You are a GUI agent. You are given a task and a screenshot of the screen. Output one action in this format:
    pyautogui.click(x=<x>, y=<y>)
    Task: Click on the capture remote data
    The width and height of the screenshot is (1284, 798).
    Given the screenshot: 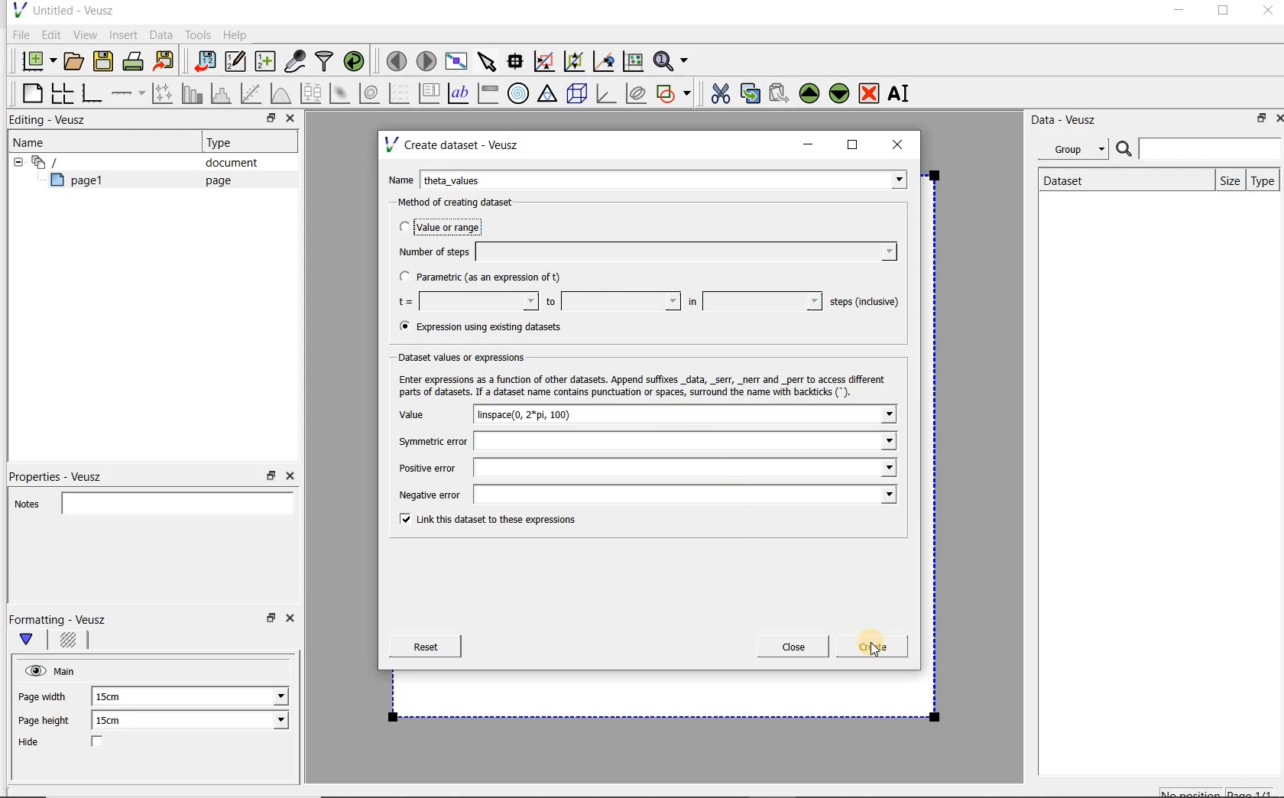 What is the action you would take?
    pyautogui.click(x=296, y=63)
    